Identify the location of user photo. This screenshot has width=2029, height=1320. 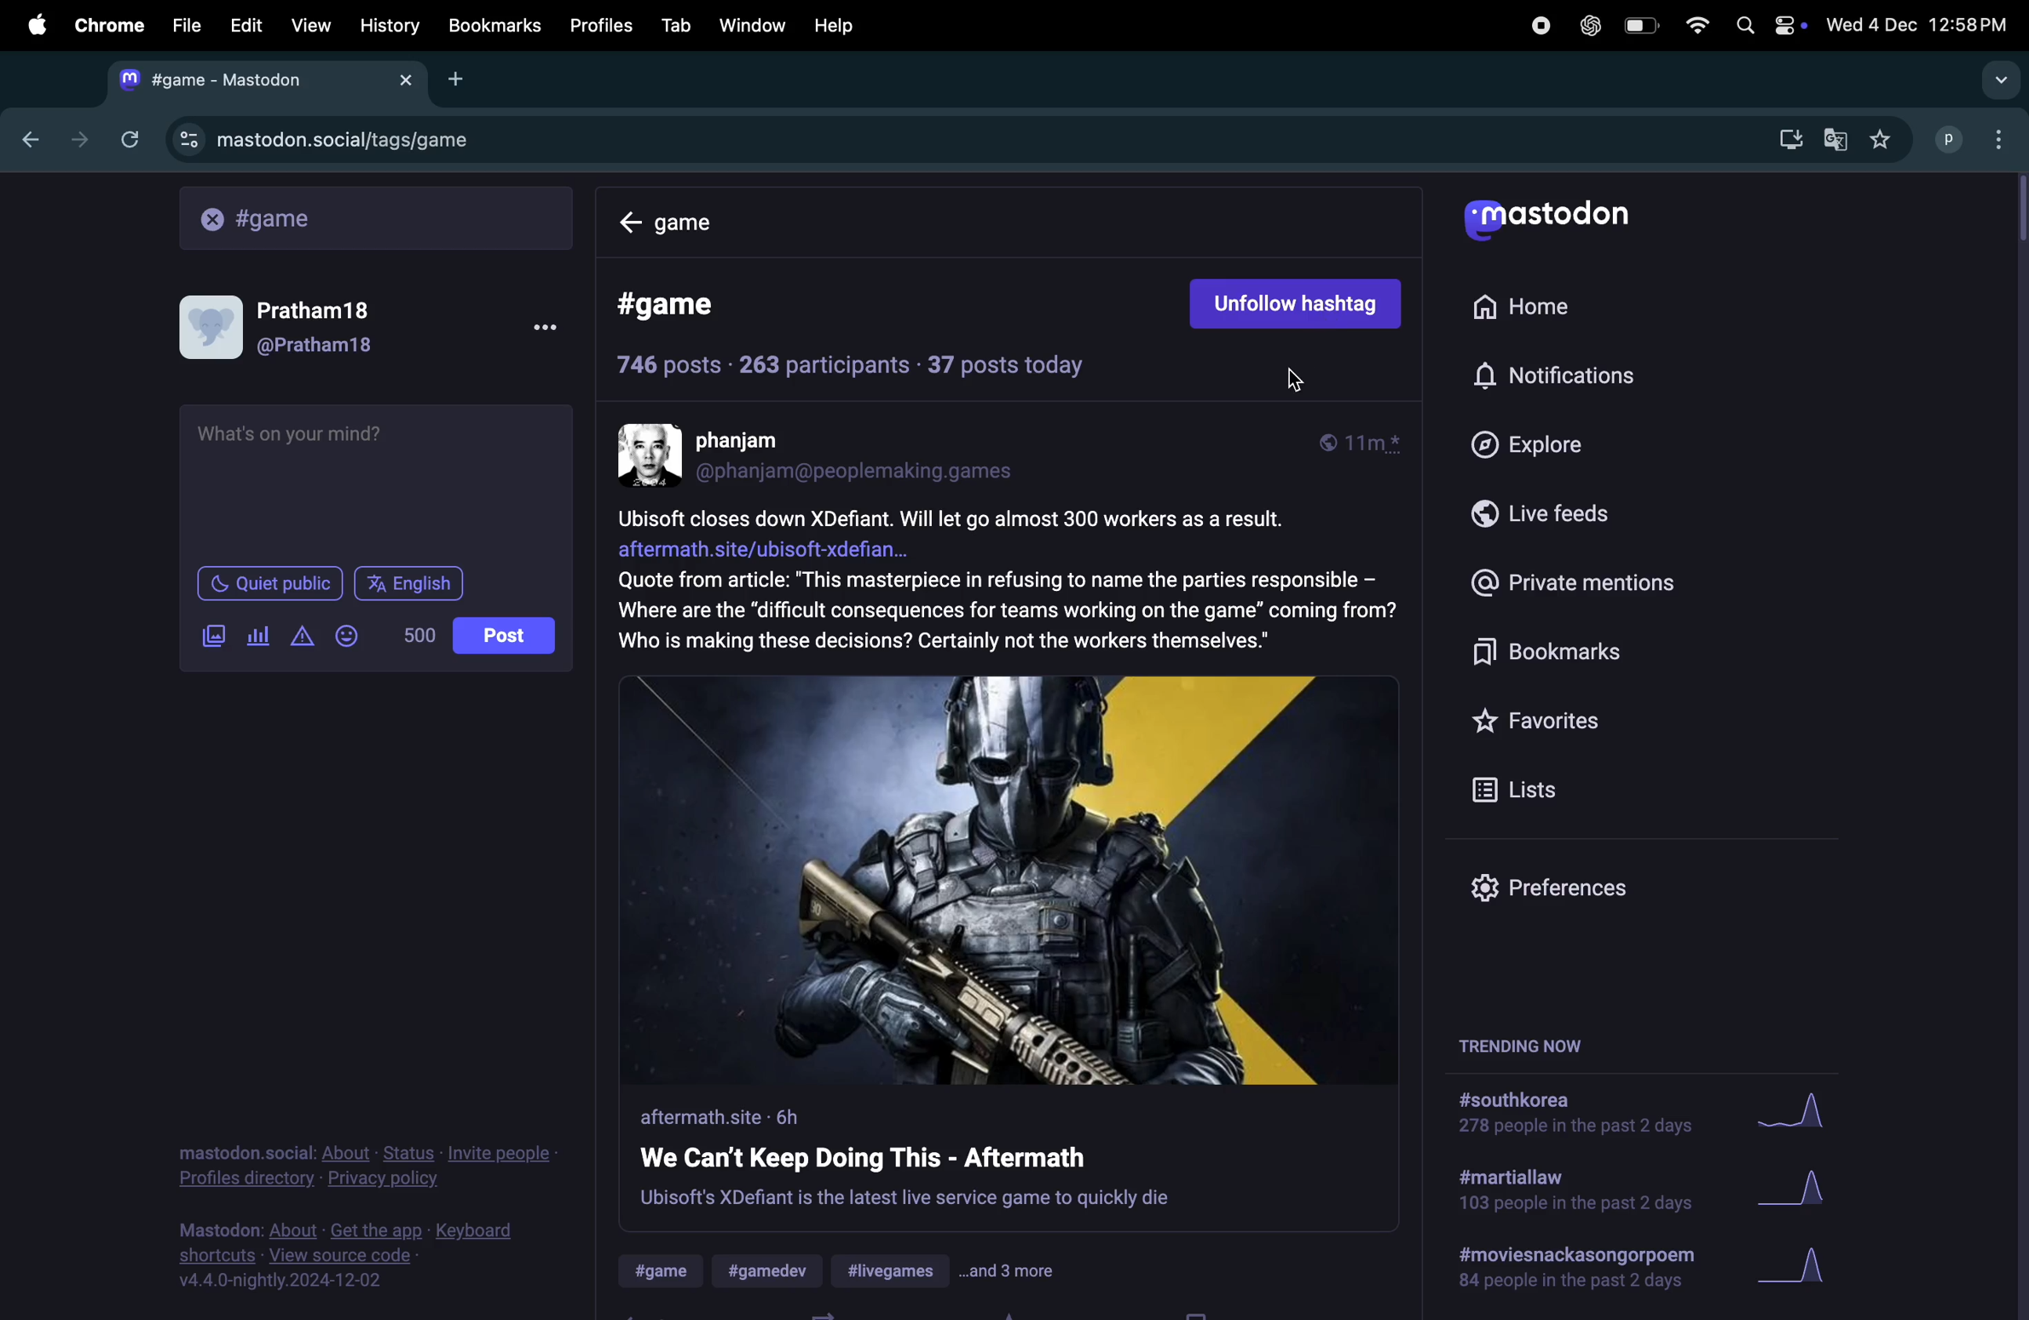
(652, 454).